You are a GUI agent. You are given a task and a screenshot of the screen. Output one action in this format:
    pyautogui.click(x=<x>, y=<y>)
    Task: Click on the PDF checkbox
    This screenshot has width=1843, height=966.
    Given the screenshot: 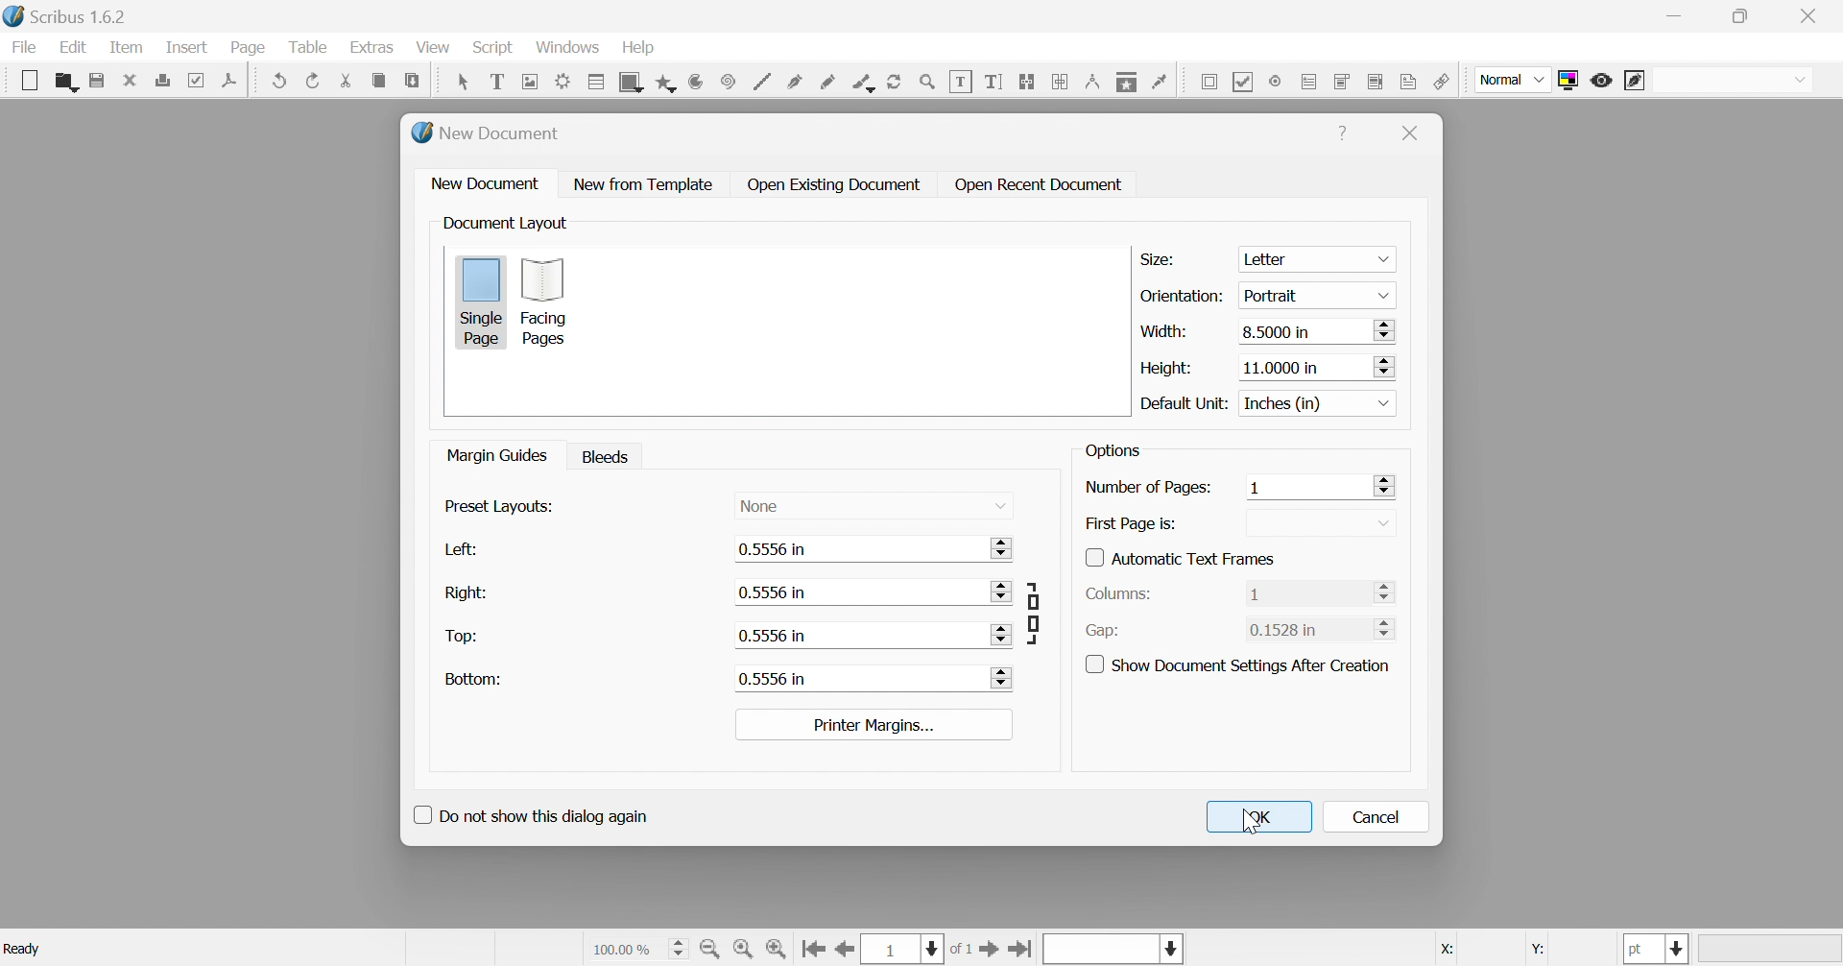 What is the action you would take?
    pyautogui.click(x=1244, y=81)
    